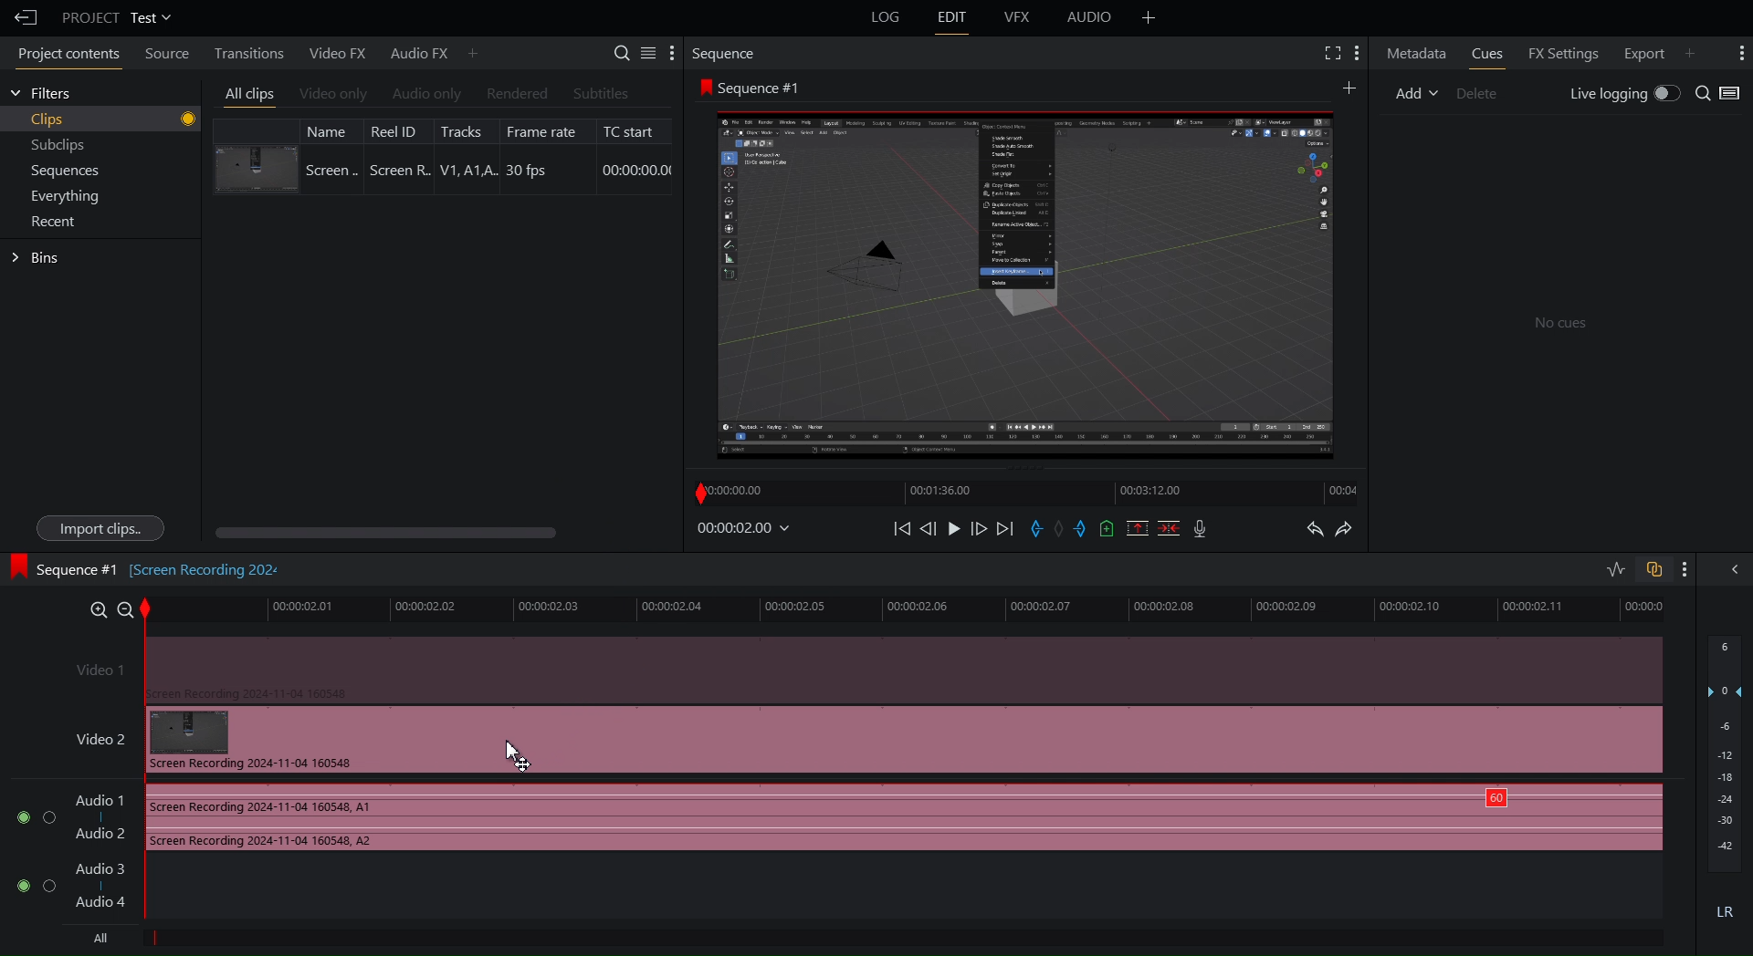  Describe the element at coordinates (1348, 87) in the screenshot. I see `Add` at that location.